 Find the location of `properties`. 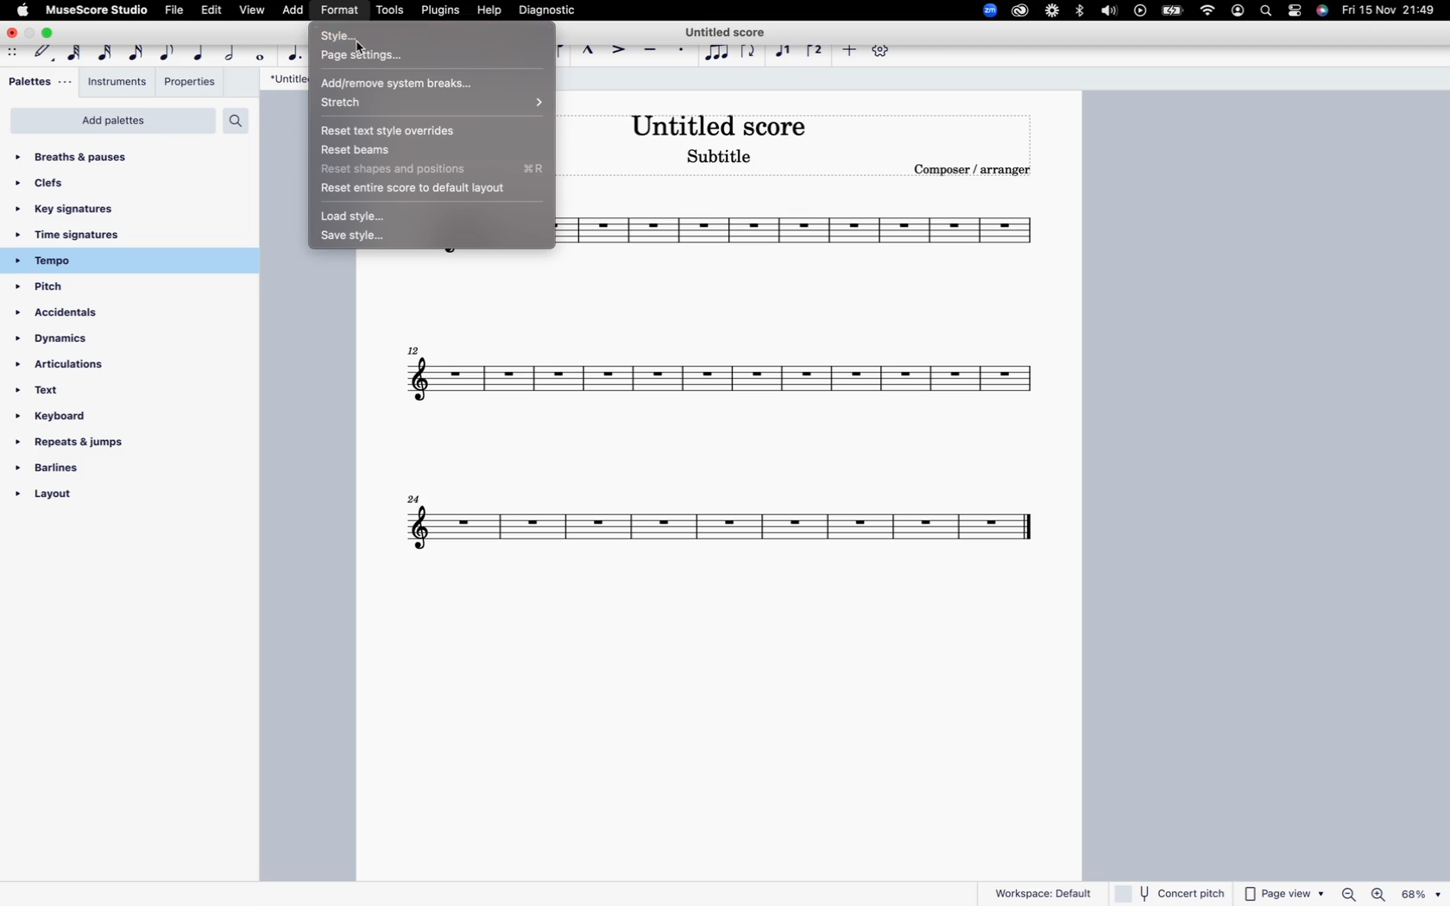

properties is located at coordinates (191, 85).